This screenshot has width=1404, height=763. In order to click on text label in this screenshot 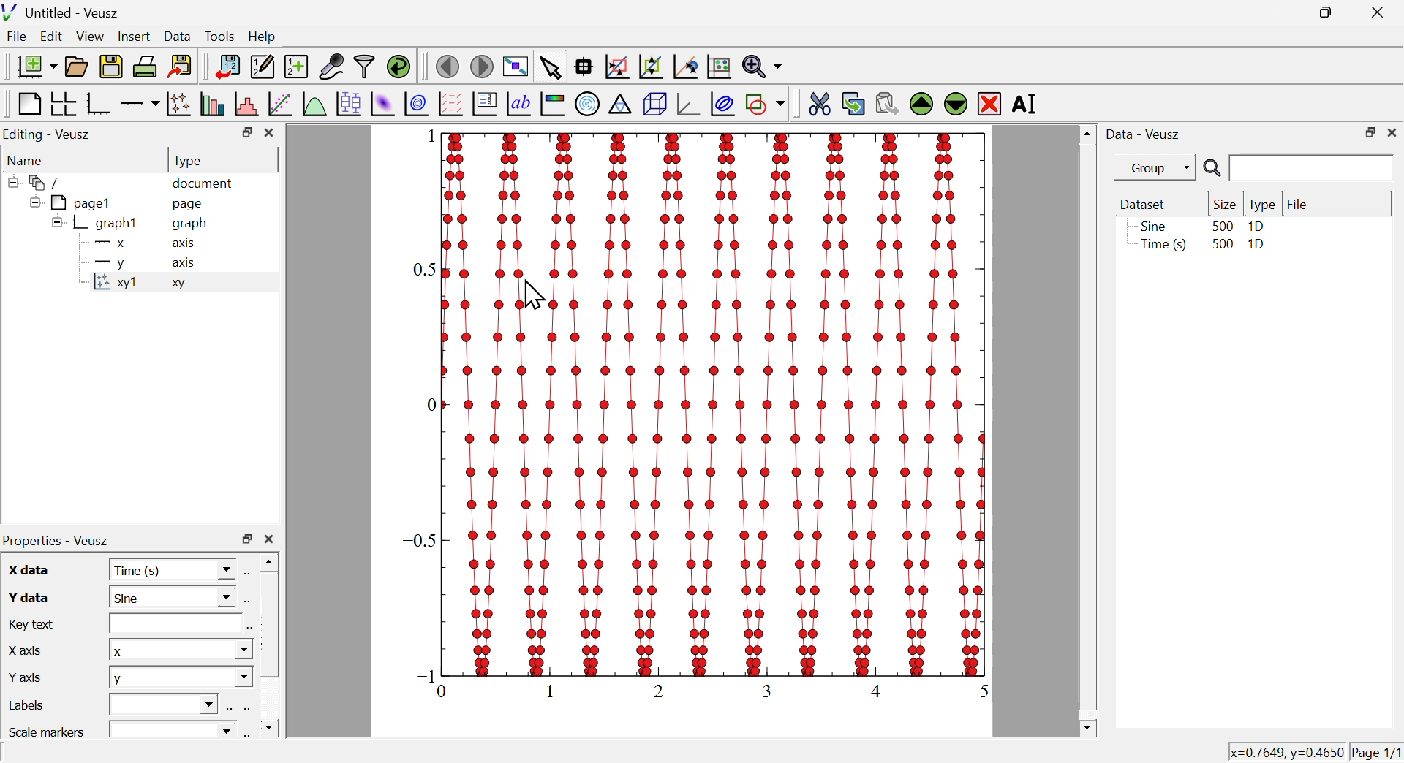, I will do `click(519, 106)`.